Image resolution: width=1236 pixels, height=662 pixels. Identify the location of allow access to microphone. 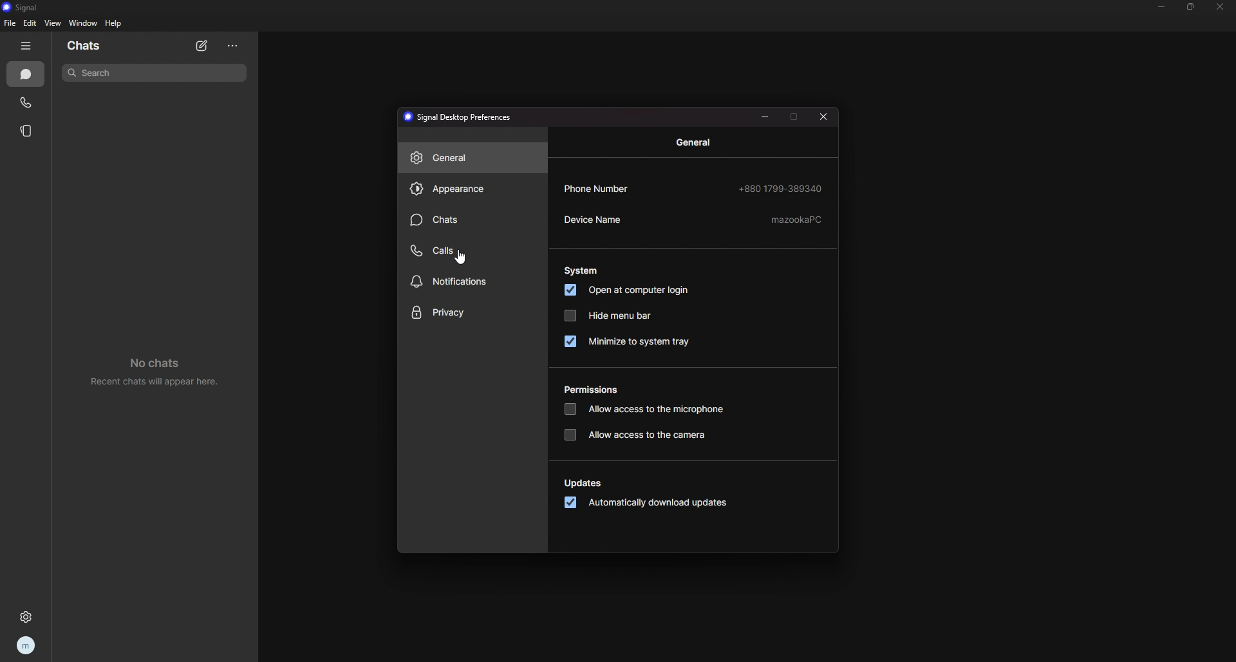
(648, 410).